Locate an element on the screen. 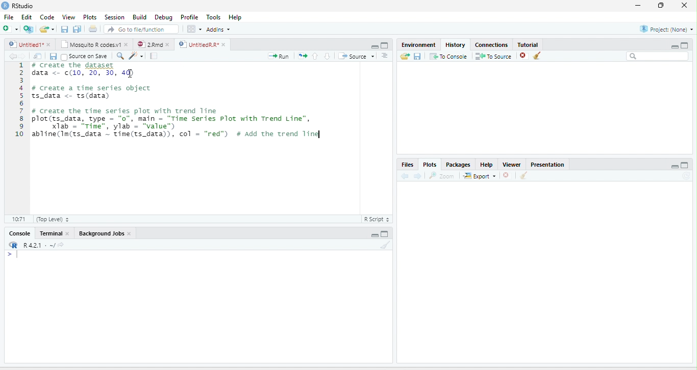  Save history into a file is located at coordinates (417, 56).